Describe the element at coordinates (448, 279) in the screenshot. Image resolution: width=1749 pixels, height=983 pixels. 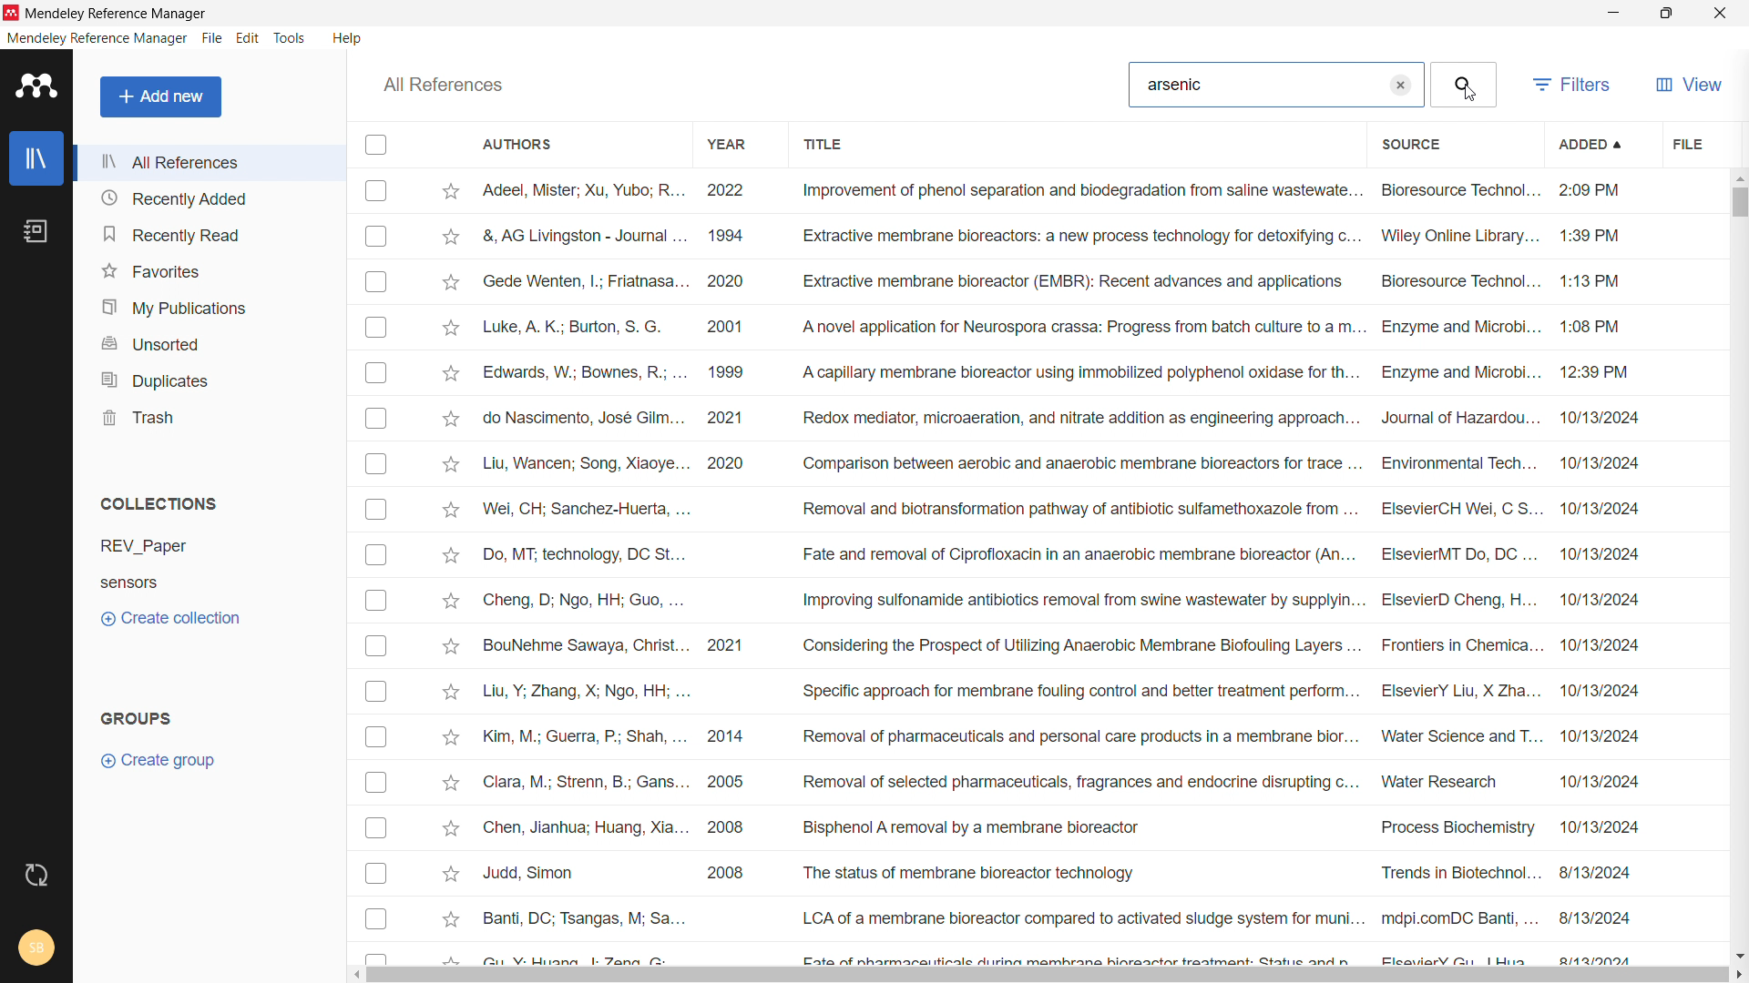
I see `Add to favorites` at that location.